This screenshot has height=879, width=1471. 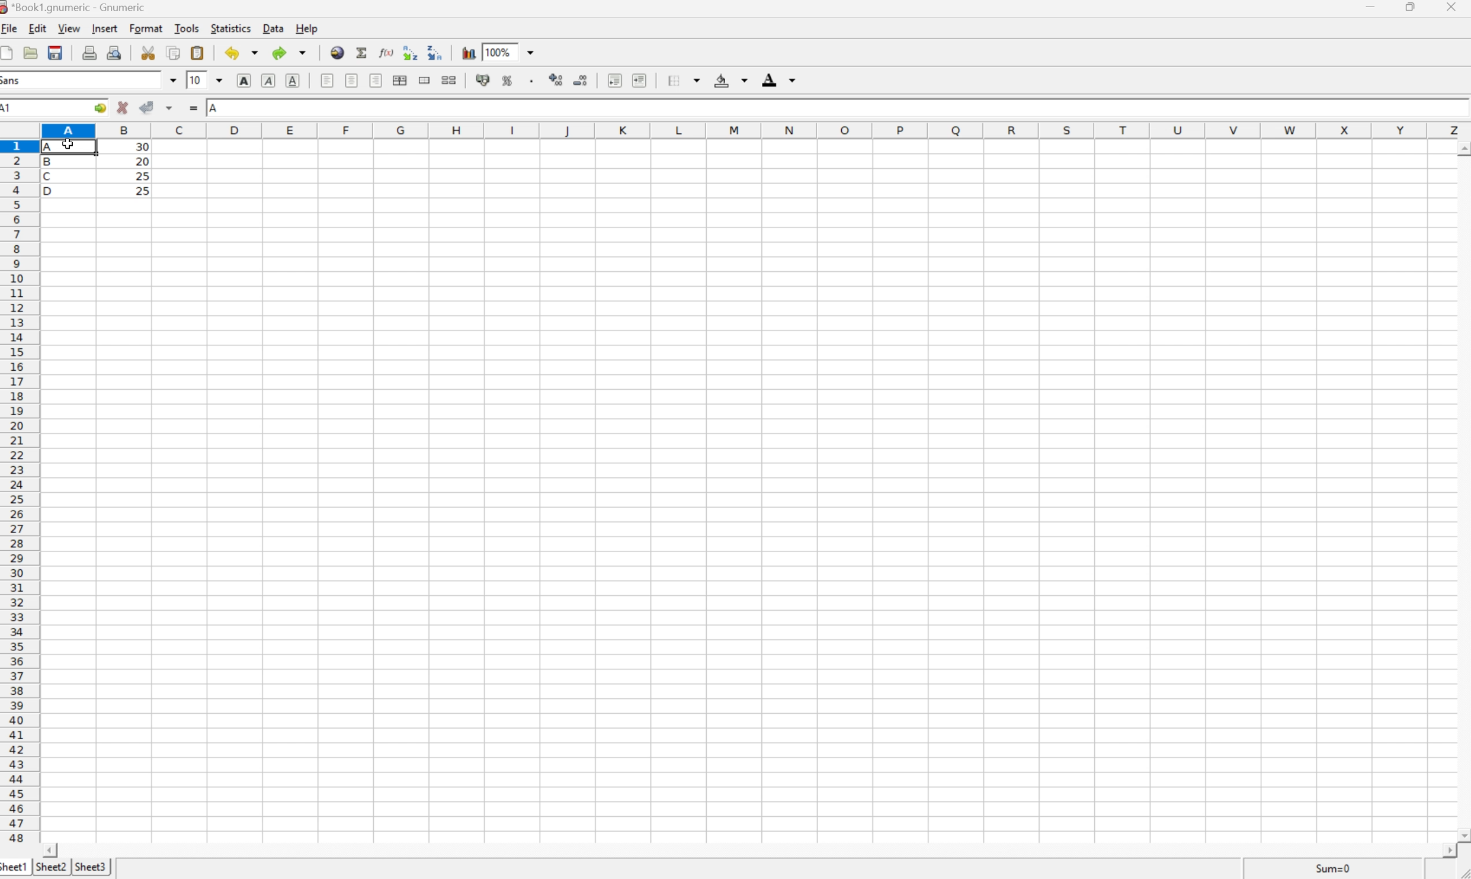 What do you see at coordinates (582, 81) in the screenshot?
I see `Decrease number of decimals displayed` at bounding box center [582, 81].